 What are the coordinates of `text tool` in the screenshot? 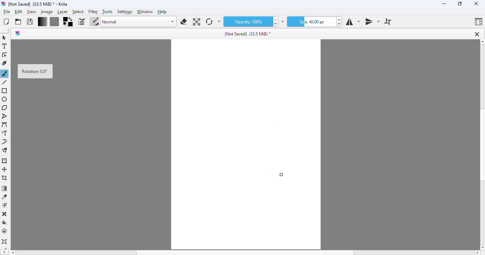 It's located at (5, 46).